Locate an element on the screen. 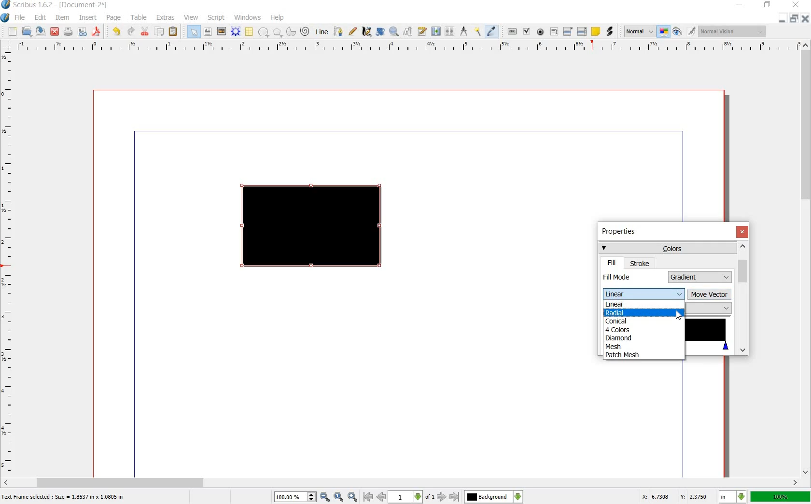 The height and width of the screenshot is (504, 811). edit is located at coordinates (41, 18).